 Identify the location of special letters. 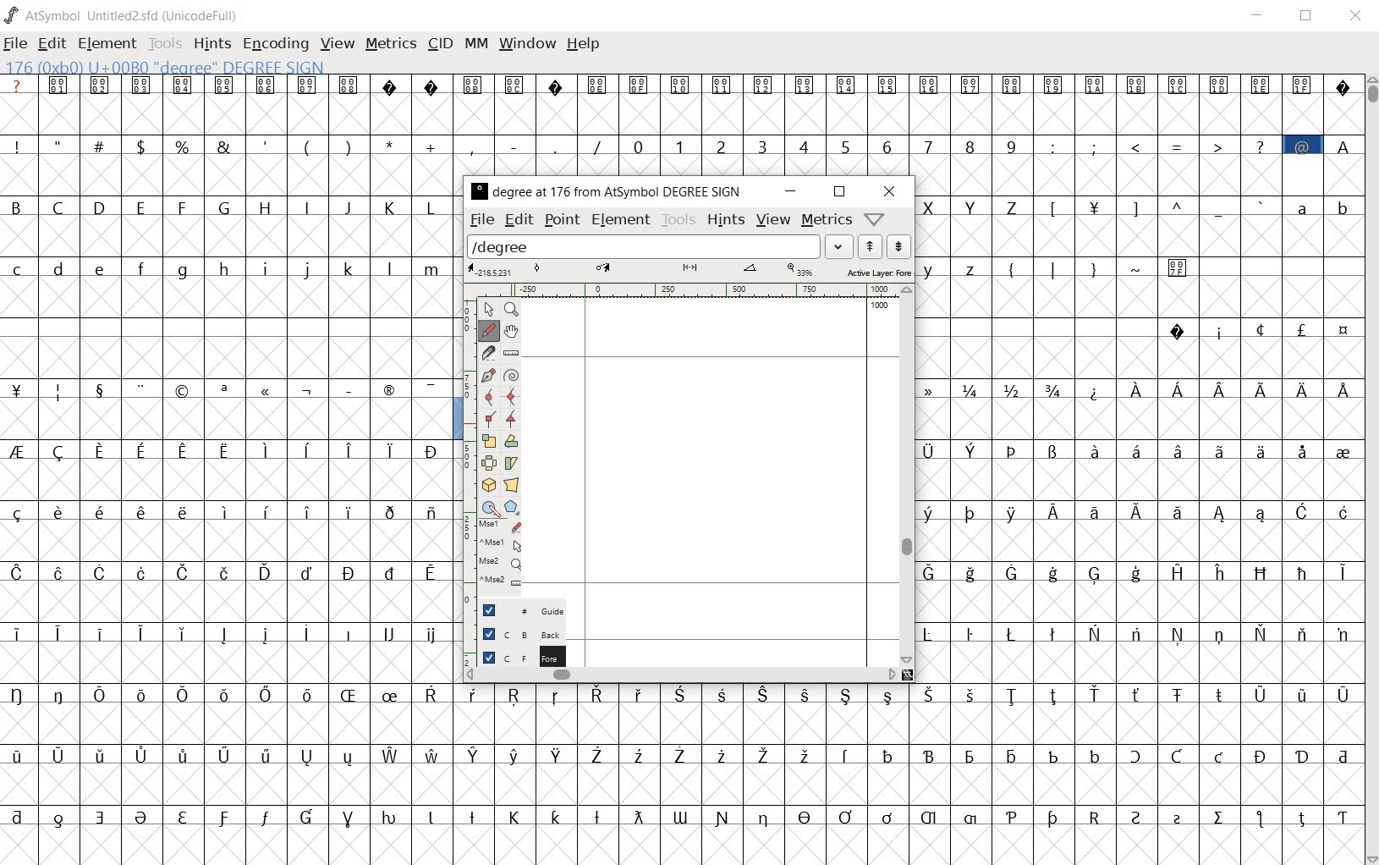
(1139, 631).